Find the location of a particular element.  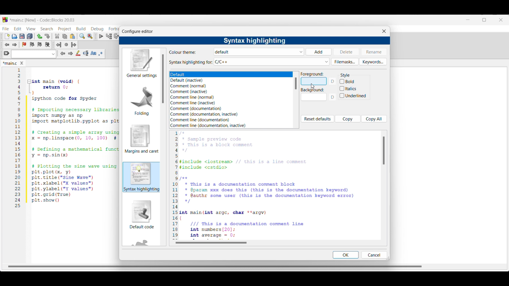

Add is located at coordinates (318, 52).